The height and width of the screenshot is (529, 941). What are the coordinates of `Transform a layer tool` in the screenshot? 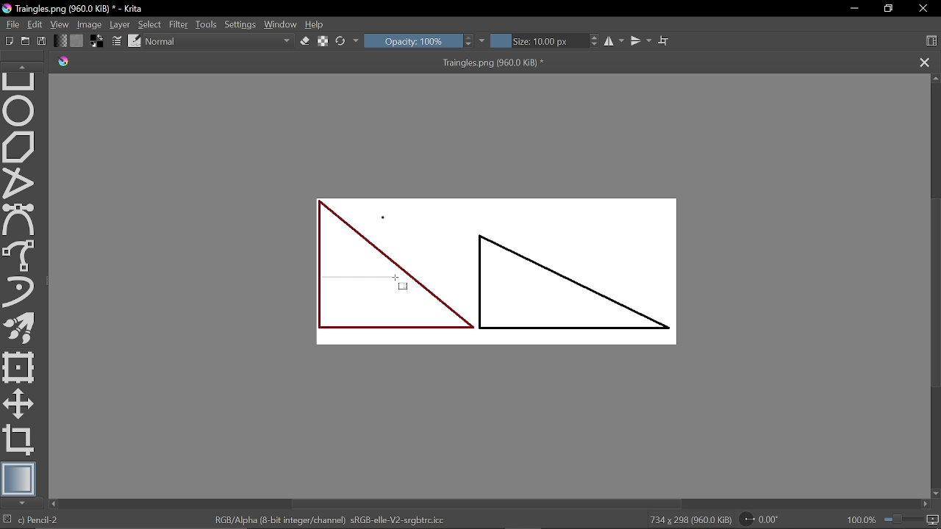 It's located at (19, 367).